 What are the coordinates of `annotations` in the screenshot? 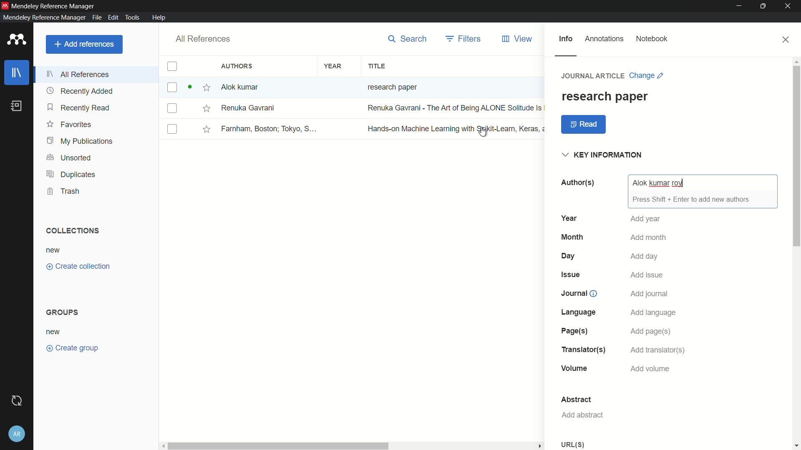 It's located at (605, 39).